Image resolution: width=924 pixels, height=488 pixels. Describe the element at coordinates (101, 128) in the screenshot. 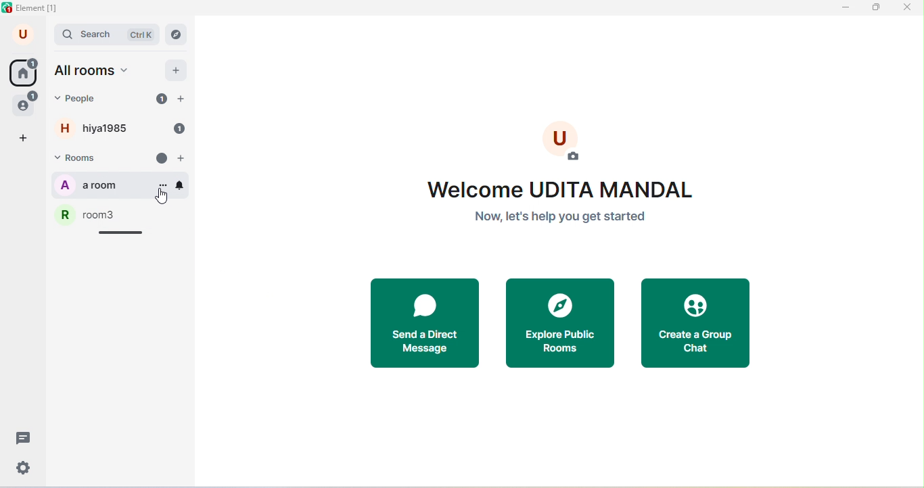

I see `hiya1985` at that location.